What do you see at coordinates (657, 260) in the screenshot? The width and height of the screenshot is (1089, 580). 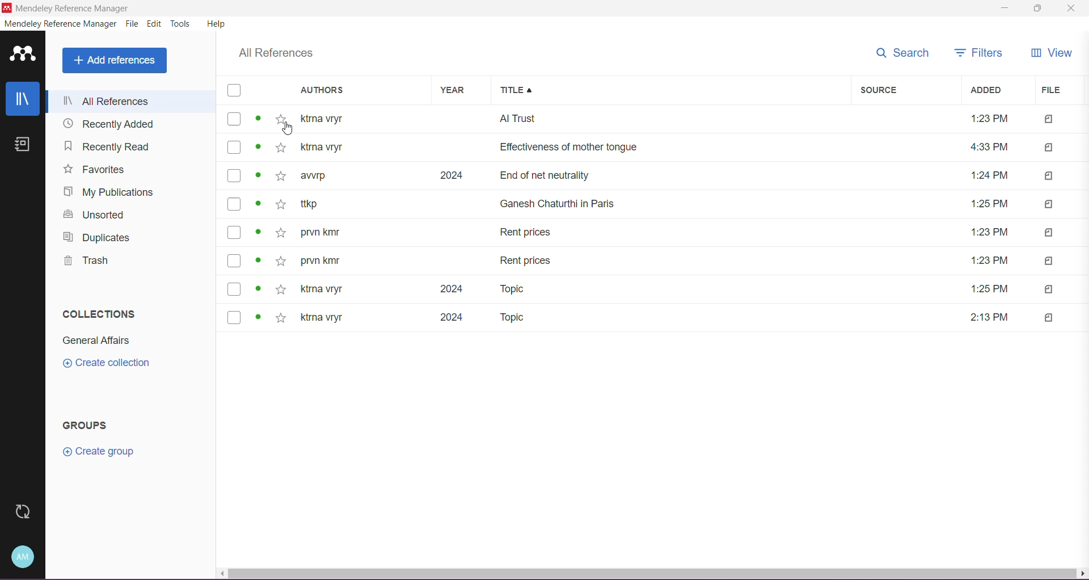 I see `prvn kmr Rent prices 1:23 PM` at bounding box center [657, 260].